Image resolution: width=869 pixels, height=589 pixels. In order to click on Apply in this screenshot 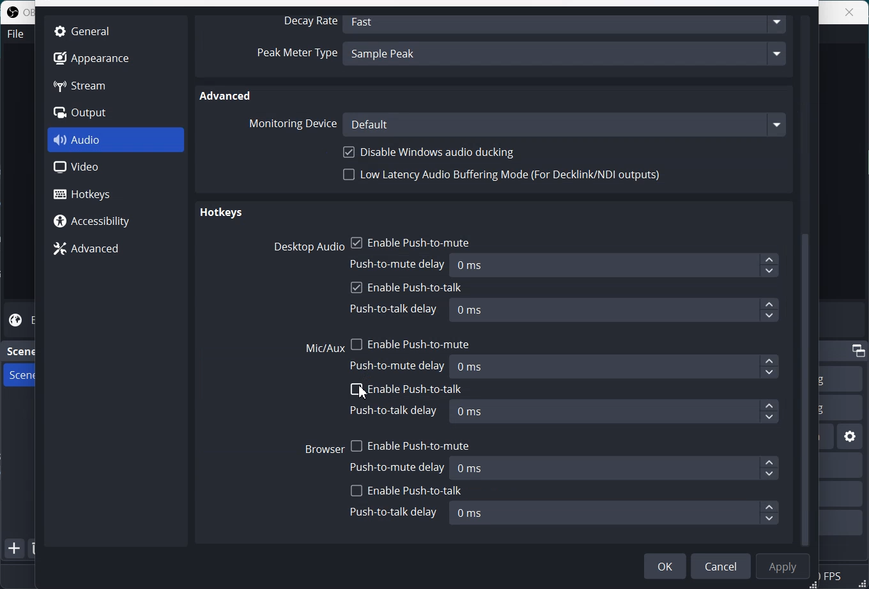, I will do `click(783, 567)`.